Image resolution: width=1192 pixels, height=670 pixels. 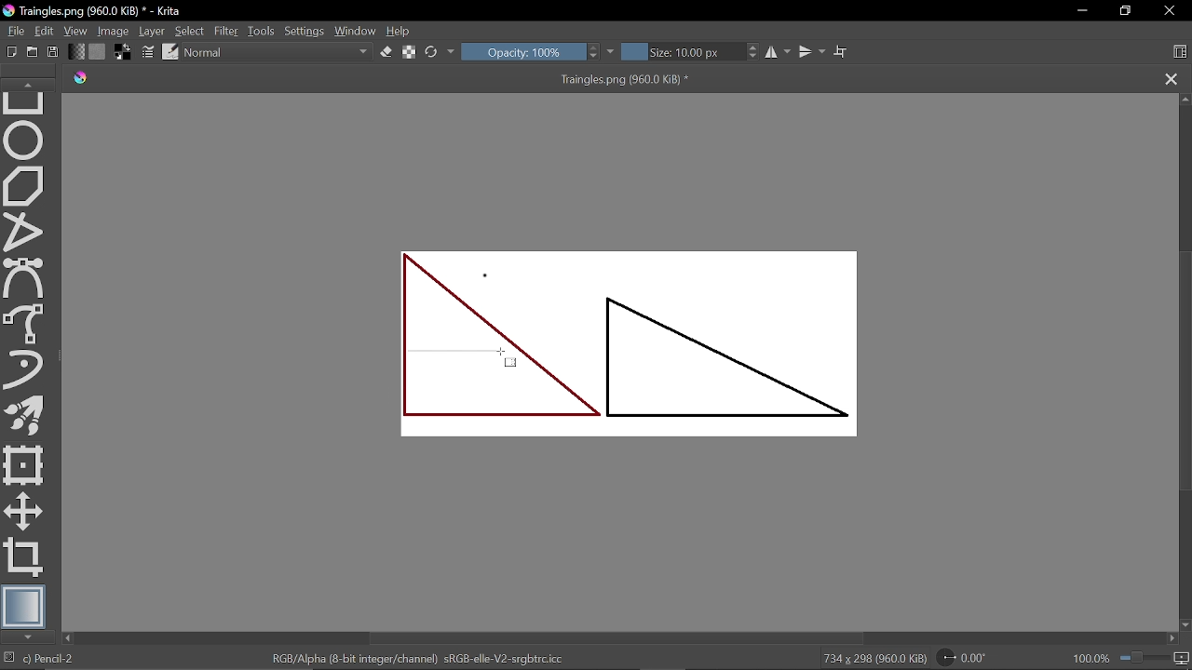 I want to click on Normal, so click(x=278, y=52).